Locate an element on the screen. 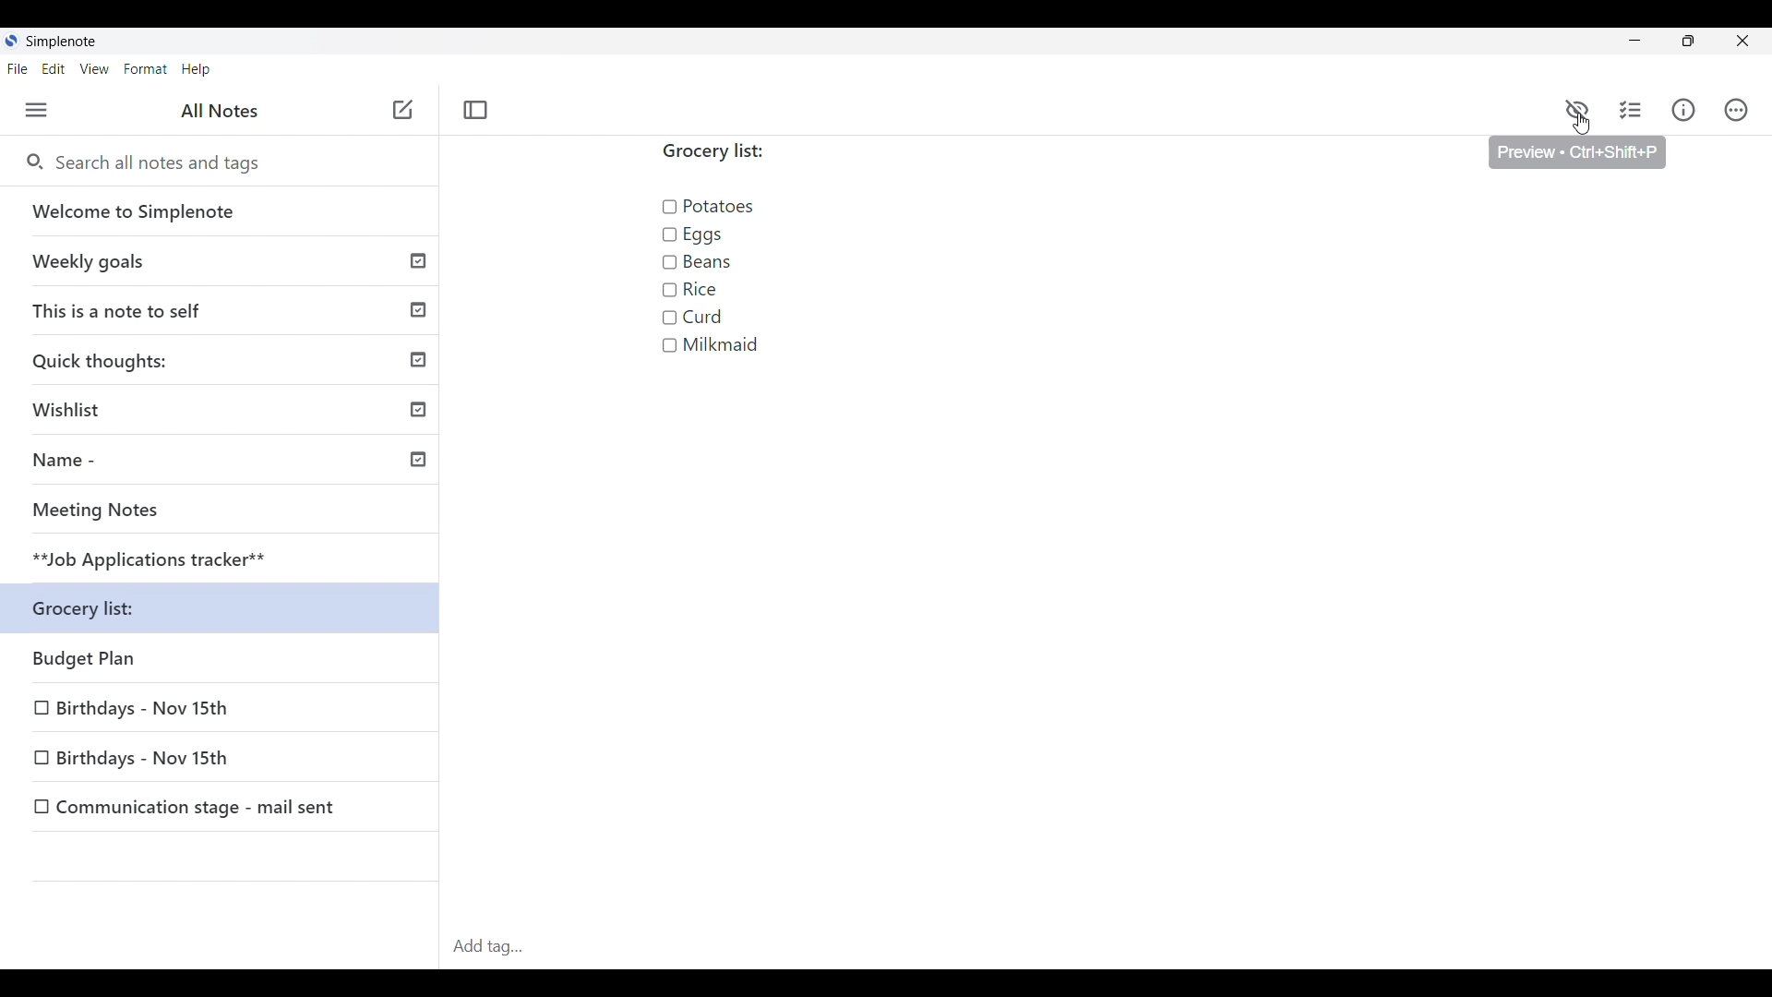 The image size is (1772, 997). This is a note to self is located at coordinates (226, 311).